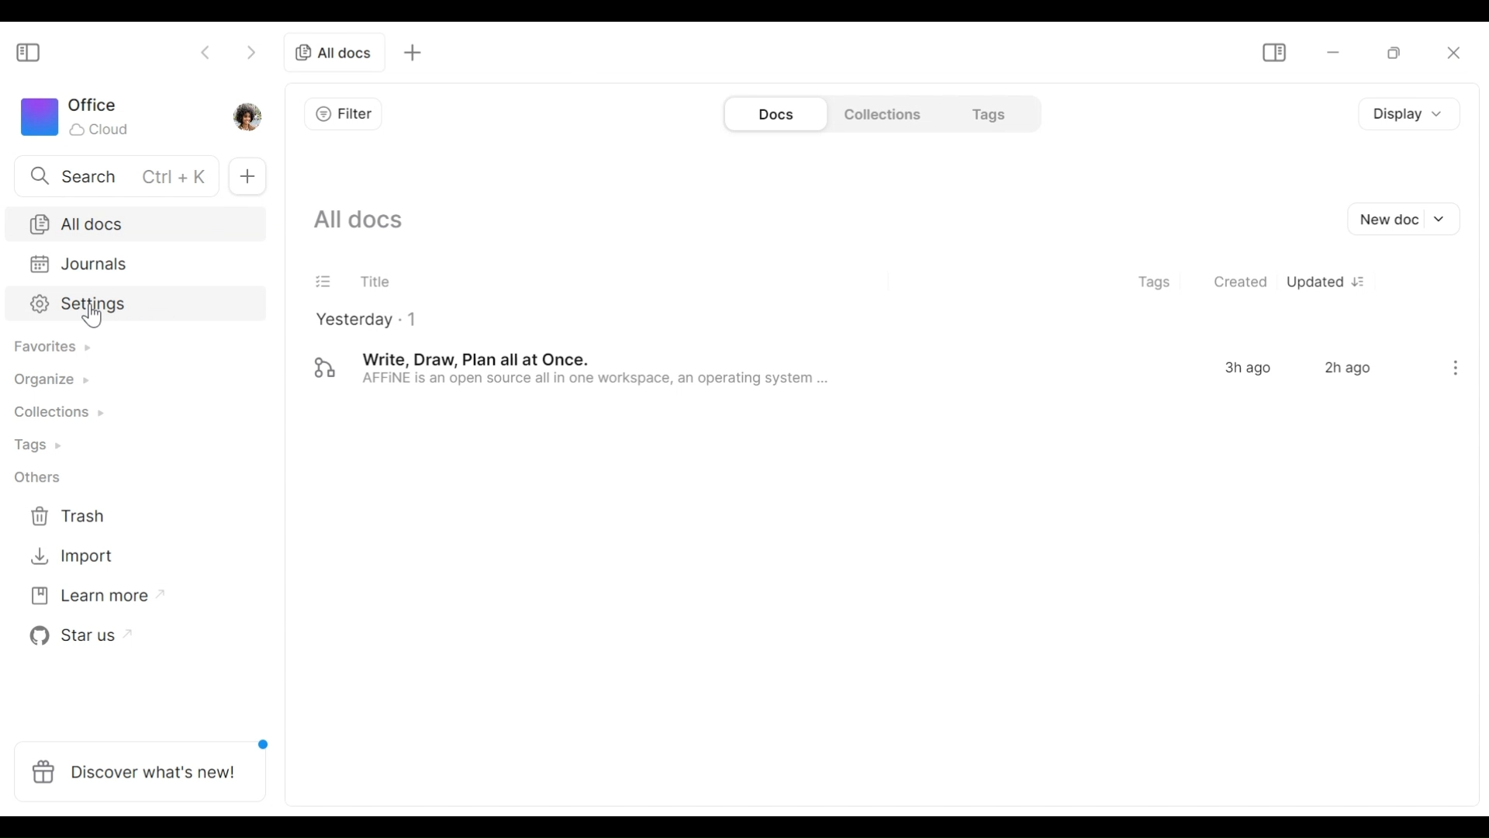 This screenshot has width=1489, height=838. I want to click on Yesterday - 1, so click(366, 319).